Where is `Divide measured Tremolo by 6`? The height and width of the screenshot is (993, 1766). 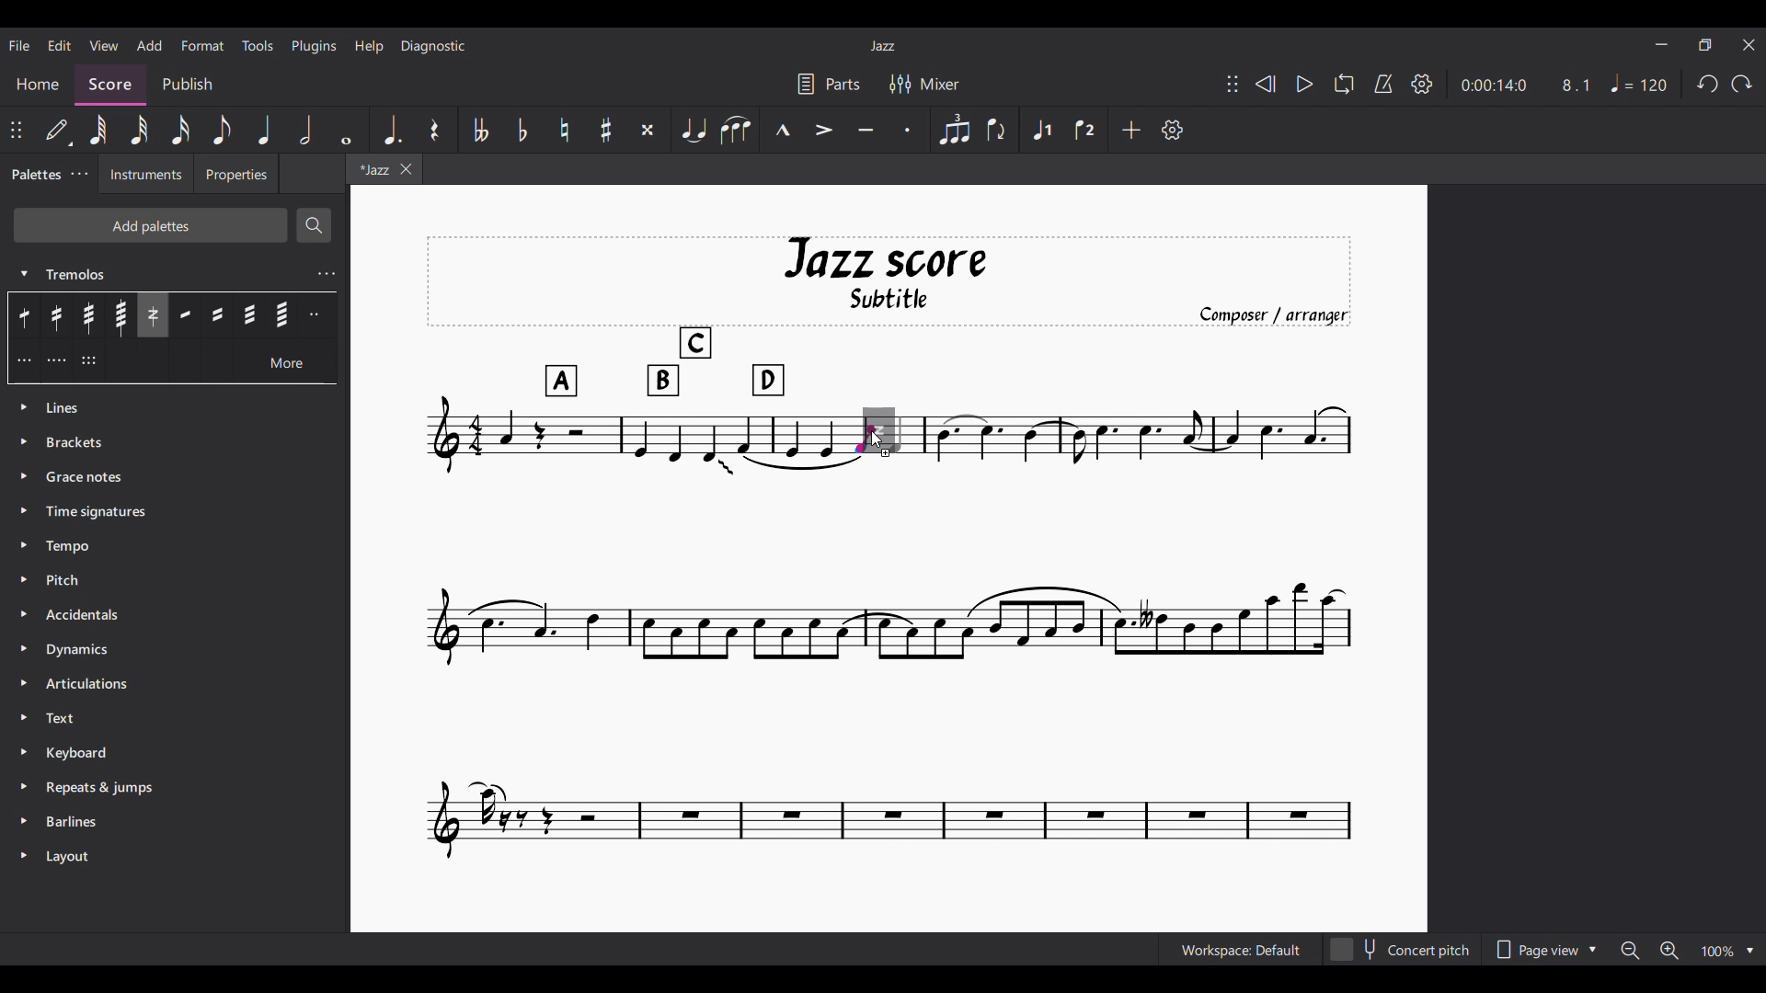
Divide measured Tremolo by 6 is located at coordinates (88, 360).